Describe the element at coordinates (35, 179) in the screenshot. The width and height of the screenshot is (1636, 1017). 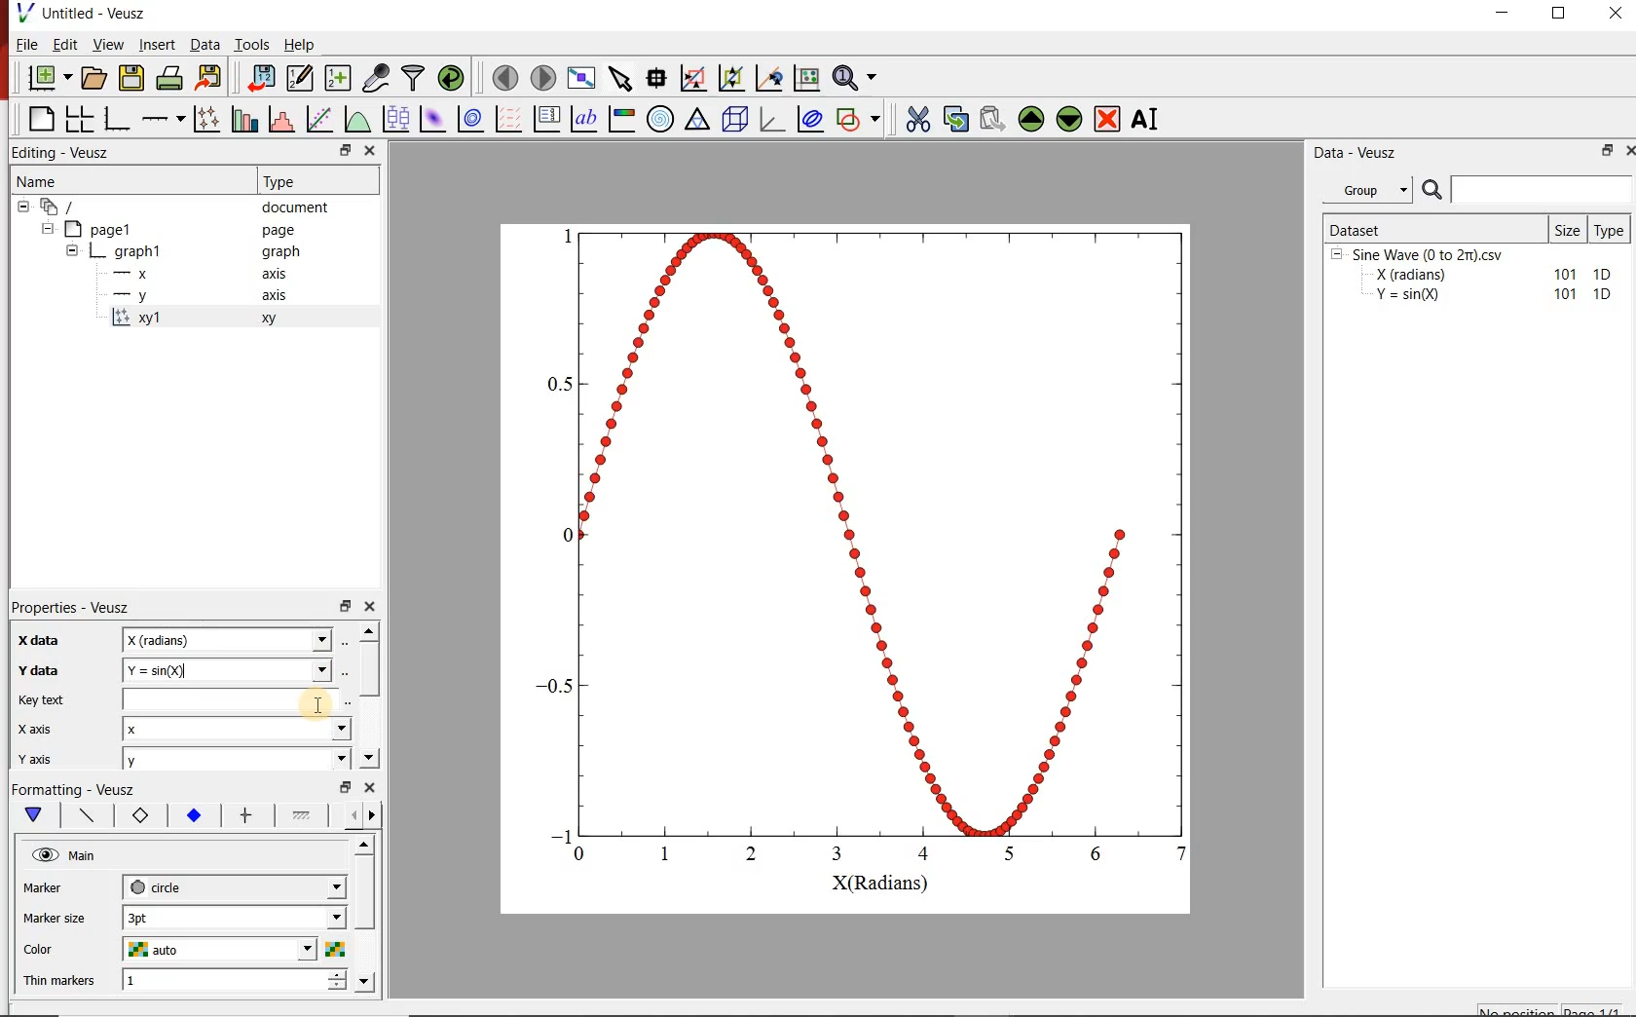
I see `Name` at that location.